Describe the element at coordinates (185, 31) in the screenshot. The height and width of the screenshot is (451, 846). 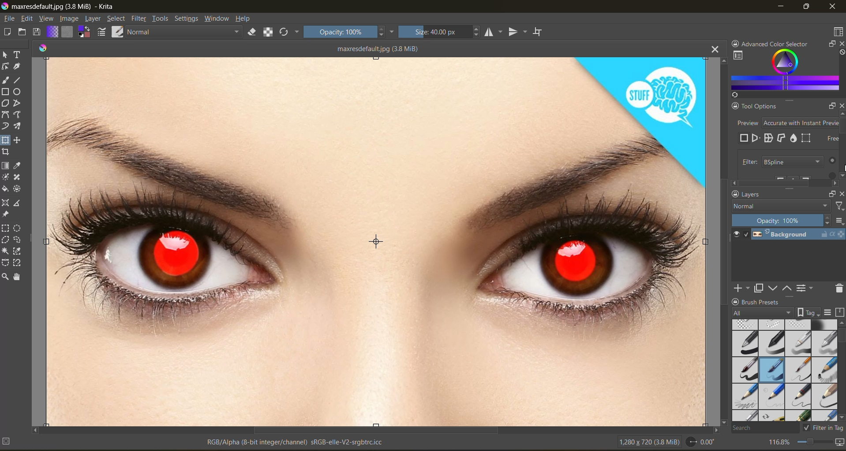
I see `normal` at that location.